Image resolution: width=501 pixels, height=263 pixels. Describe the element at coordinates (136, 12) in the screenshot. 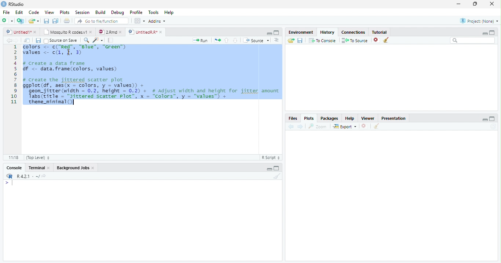

I see `Profile` at that location.